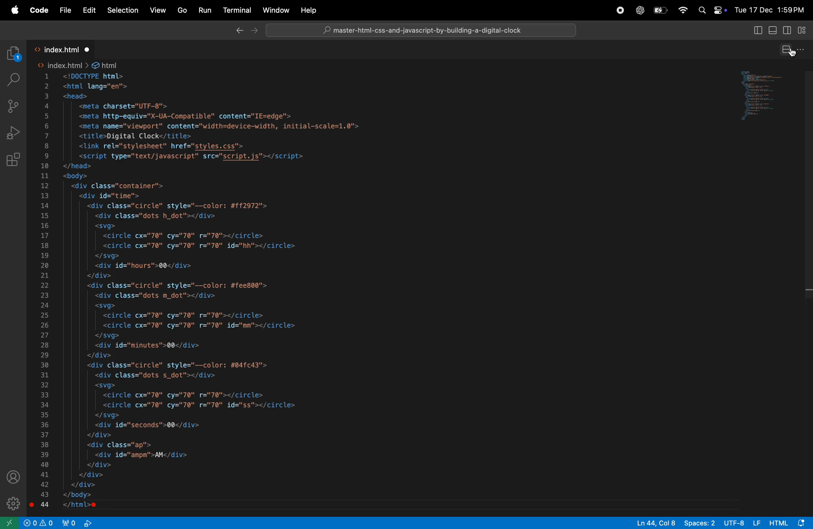 The width and height of the screenshot is (813, 529). What do you see at coordinates (122, 11) in the screenshot?
I see `selections` at bounding box center [122, 11].